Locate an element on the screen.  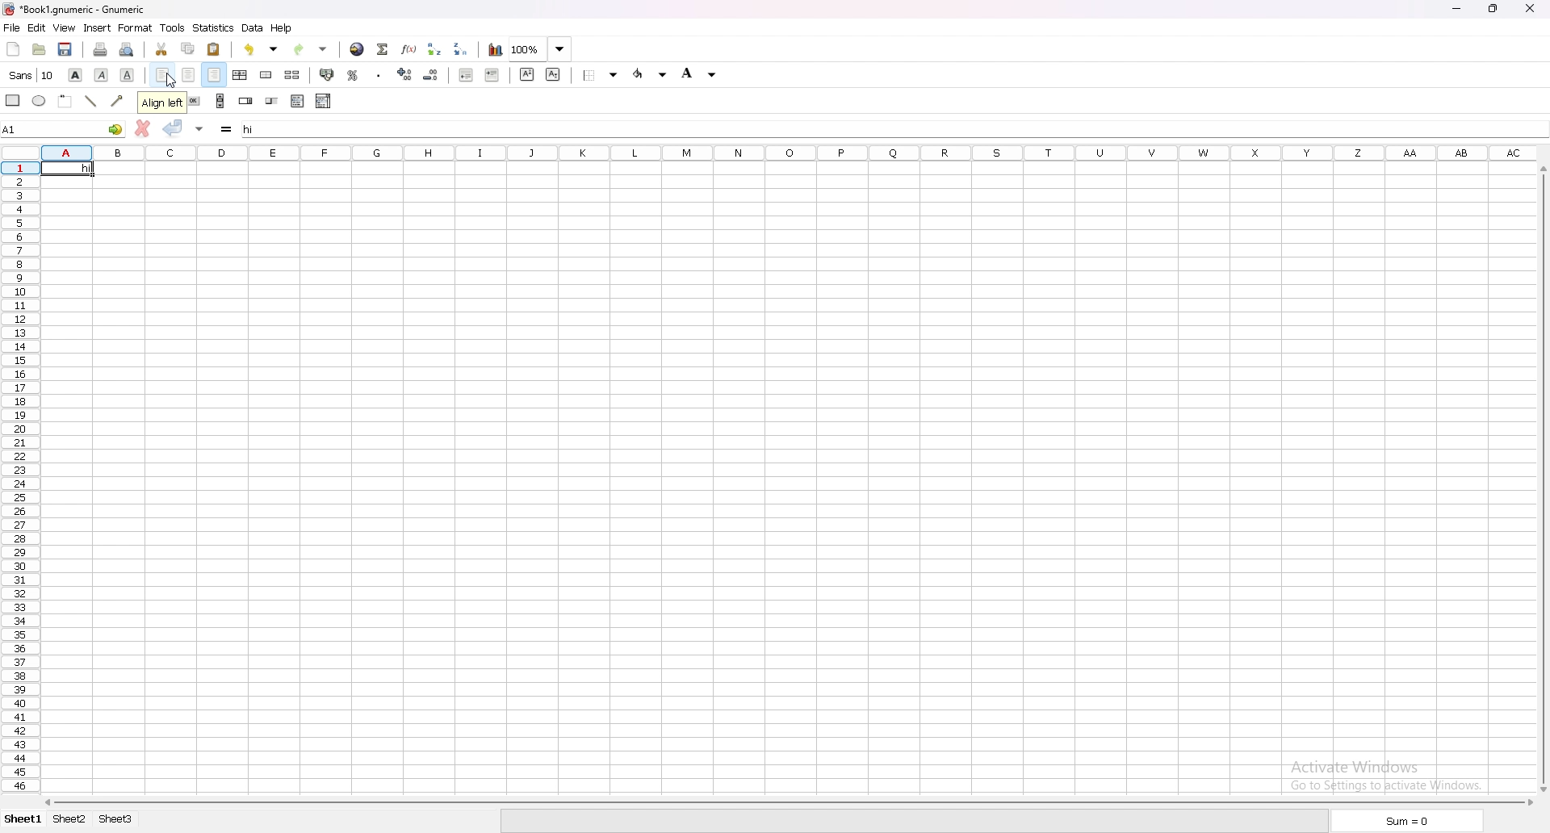
accept changes in all cell is located at coordinates (199, 130).